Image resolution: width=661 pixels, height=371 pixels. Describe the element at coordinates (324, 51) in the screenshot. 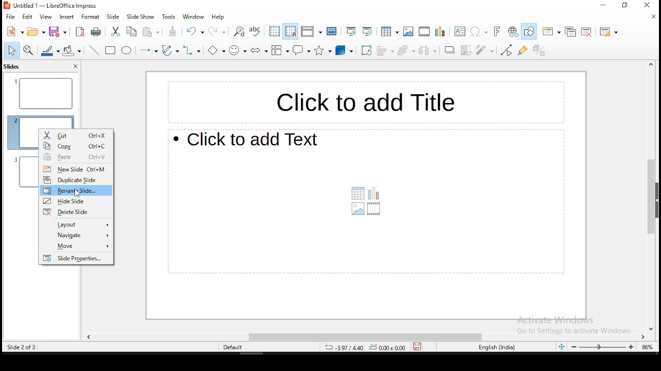

I see `stars and banners` at that location.